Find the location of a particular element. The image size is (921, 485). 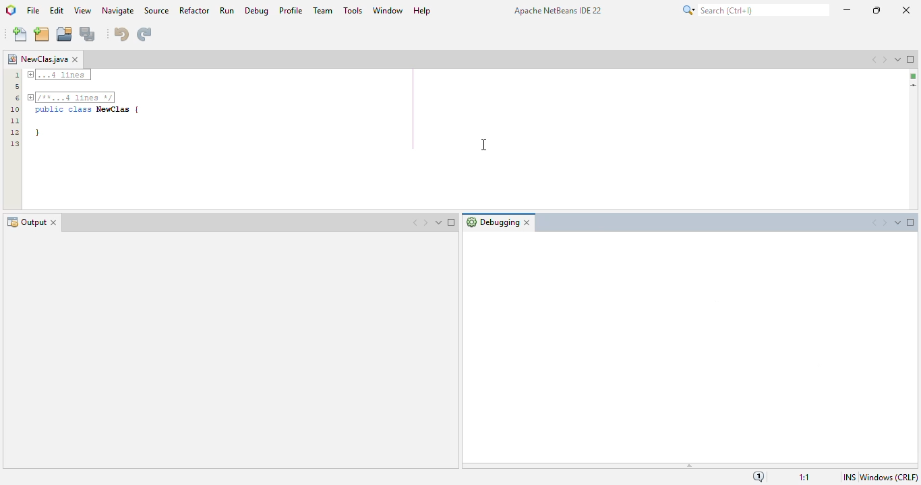

Line numbers is located at coordinates (11, 107).